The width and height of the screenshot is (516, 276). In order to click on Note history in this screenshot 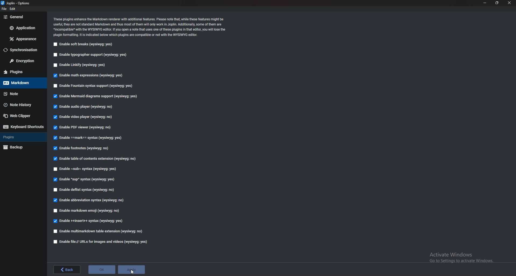, I will do `click(21, 105)`.